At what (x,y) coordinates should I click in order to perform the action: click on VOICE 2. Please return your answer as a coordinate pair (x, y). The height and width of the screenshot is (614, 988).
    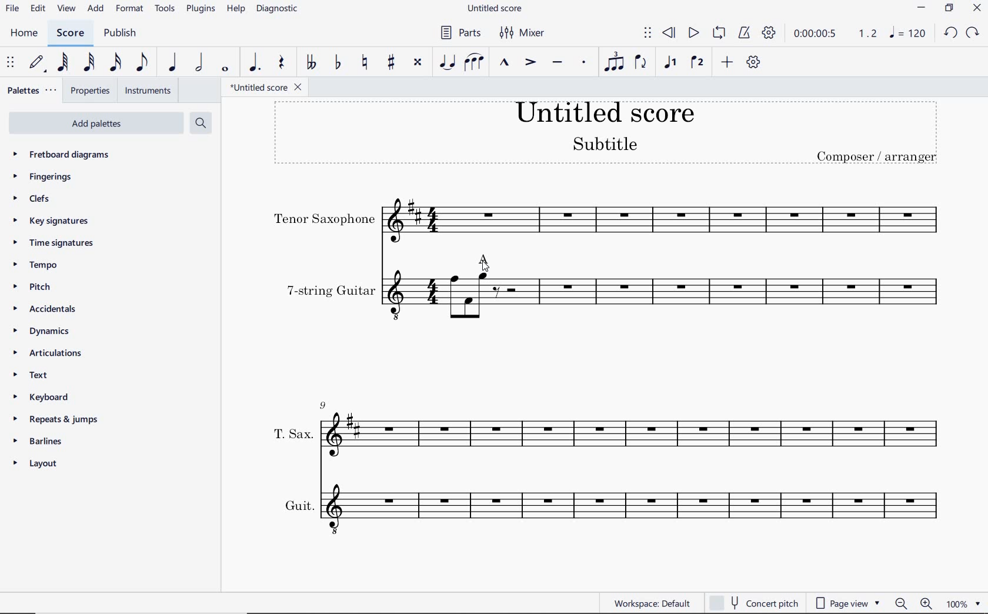
    Looking at the image, I should click on (697, 63).